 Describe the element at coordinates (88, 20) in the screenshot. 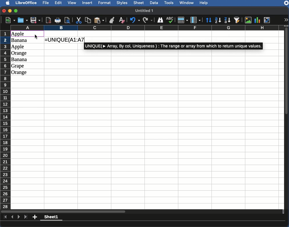

I see `Copy` at that location.